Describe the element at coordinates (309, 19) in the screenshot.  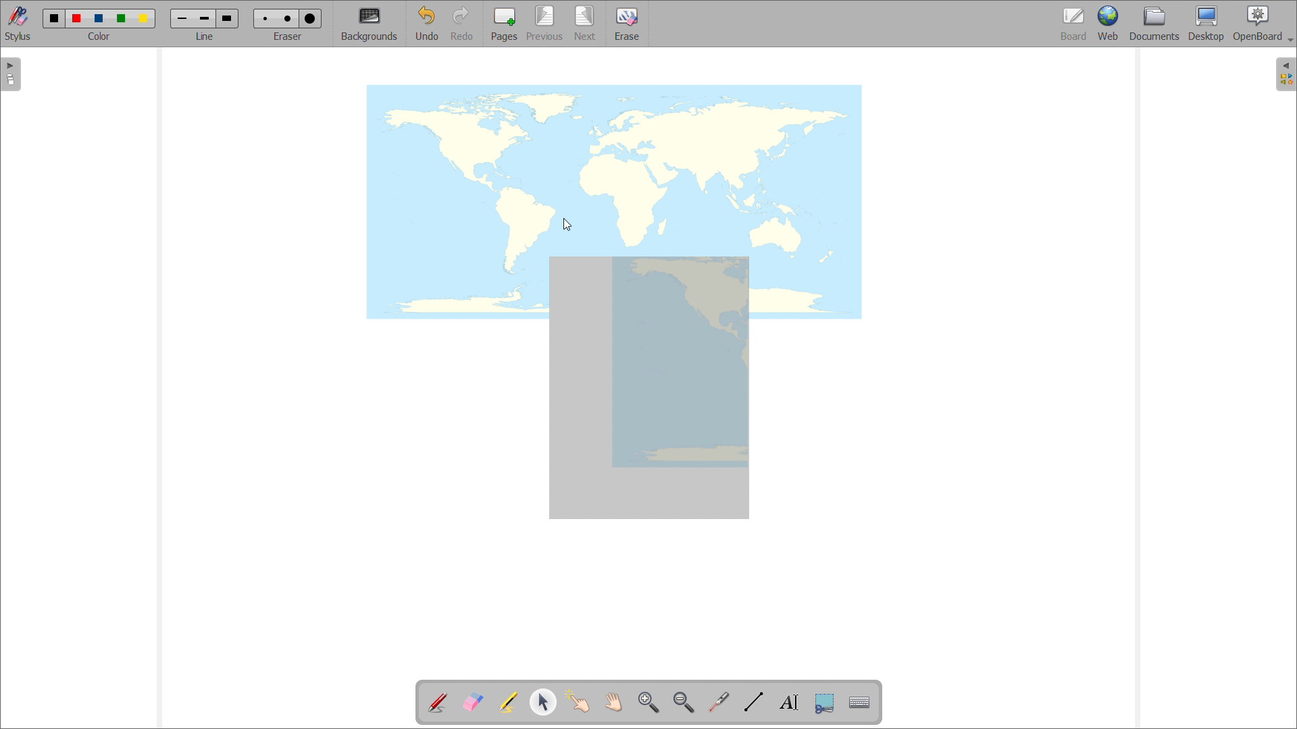
I see `large` at that location.